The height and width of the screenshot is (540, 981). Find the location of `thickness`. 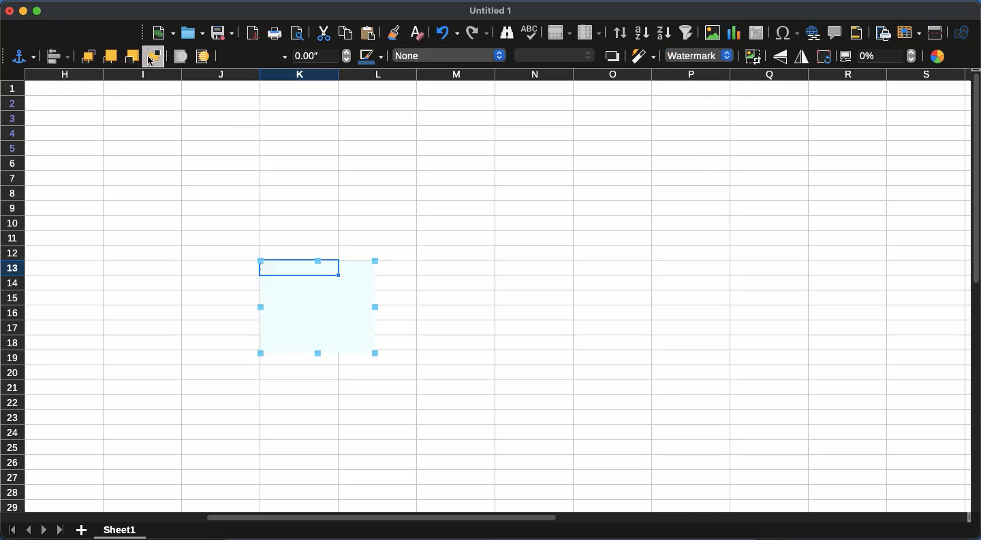

thickness is located at coordinates (322, 55).